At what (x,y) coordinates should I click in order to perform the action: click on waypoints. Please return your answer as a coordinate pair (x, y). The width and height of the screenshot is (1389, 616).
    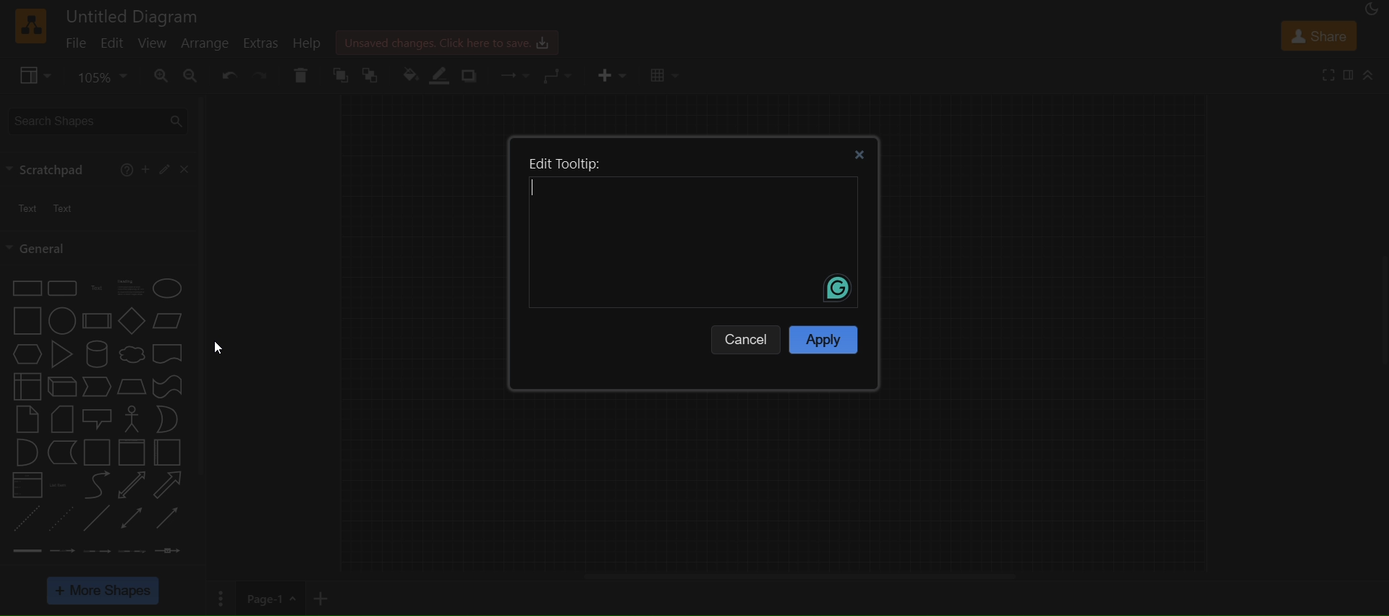
    Looking at the image, I should click on (560, 76).